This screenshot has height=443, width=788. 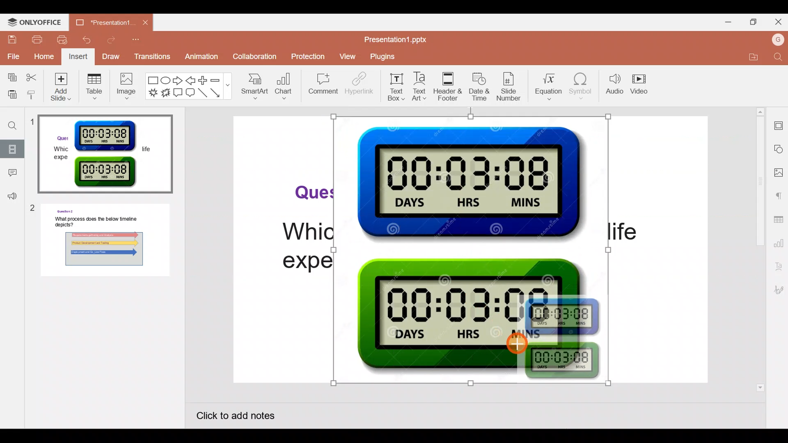 I want to click on Click to add notes, so click(x=244, y=418).